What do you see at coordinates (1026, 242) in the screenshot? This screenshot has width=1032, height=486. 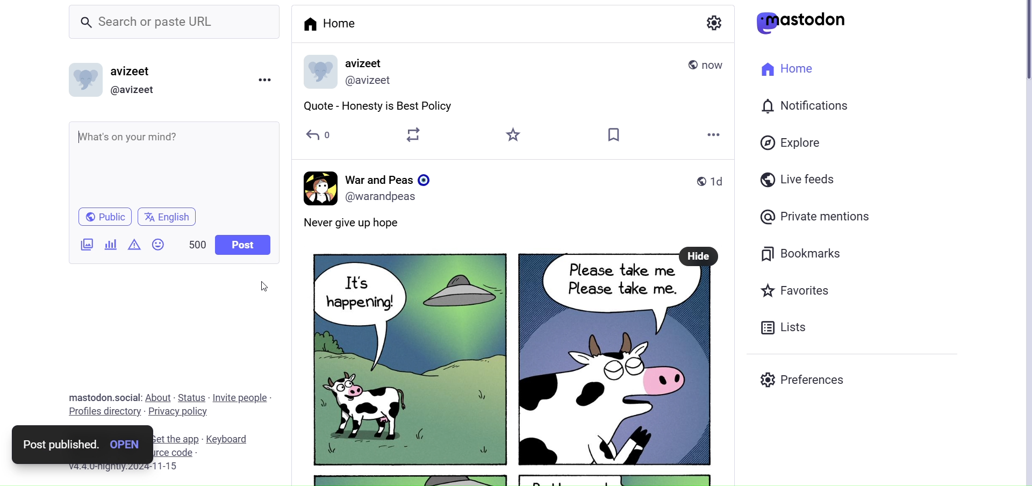 I see `Vertical Scroll Bar` at bounding box center [1026, 242].